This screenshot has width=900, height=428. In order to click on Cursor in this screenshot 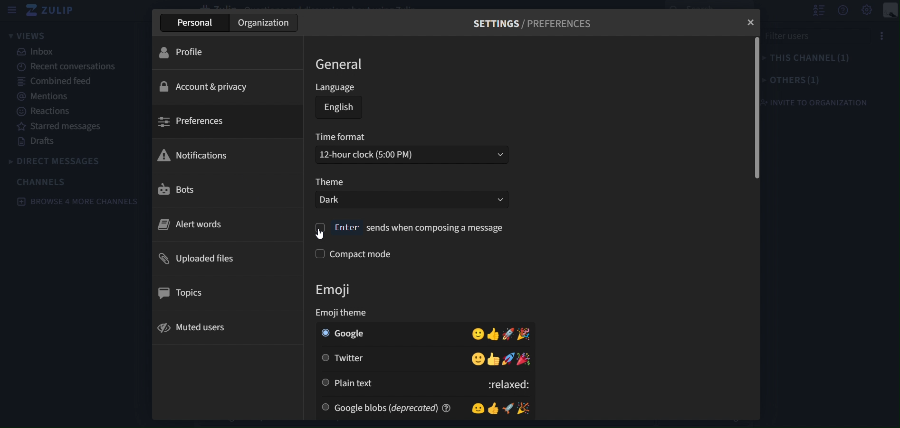, I will do `click(325, 233)`.